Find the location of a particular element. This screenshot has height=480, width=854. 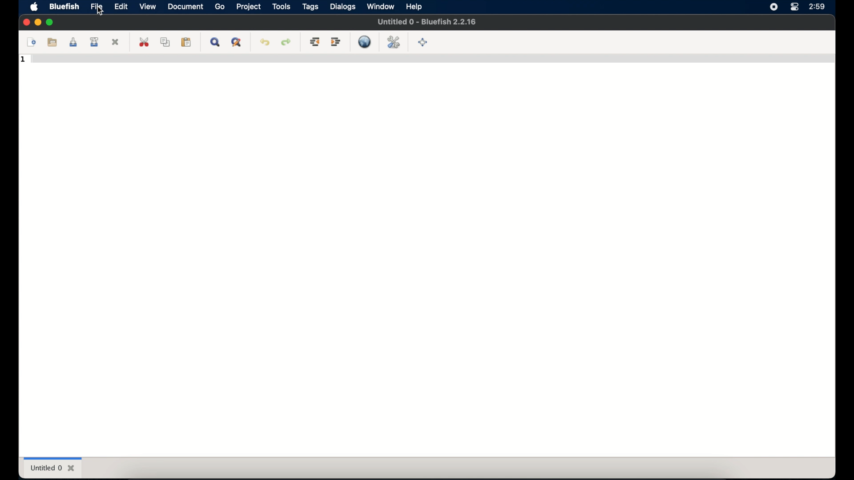

undo is located at coordinates (265, 42).